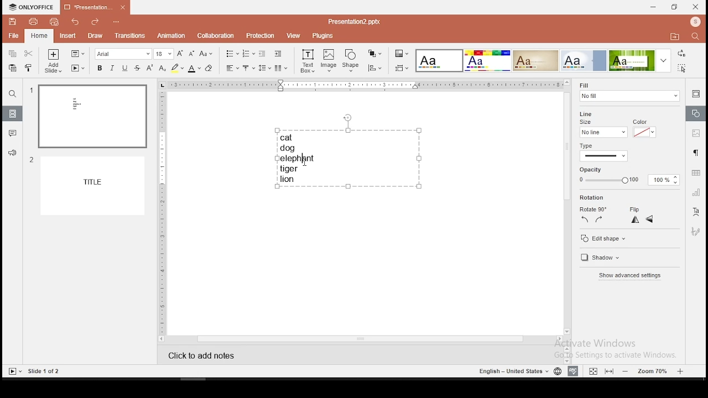 This screenshot has width=708, height=398. What do you see at coordinates (13, 22) in the screenshot?
I see `save` at bounding box center [13, 22].